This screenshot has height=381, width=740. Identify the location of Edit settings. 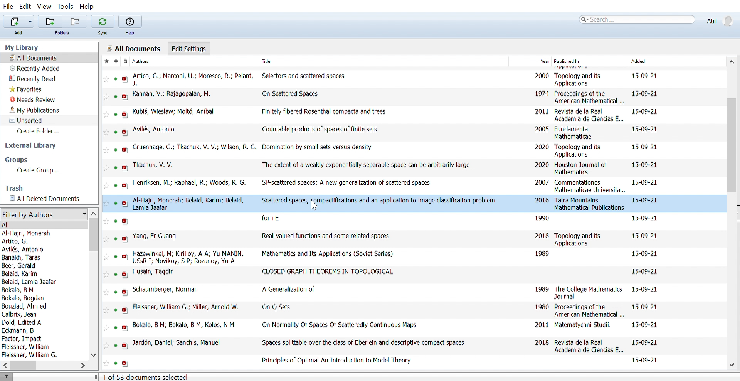
(189, 49).